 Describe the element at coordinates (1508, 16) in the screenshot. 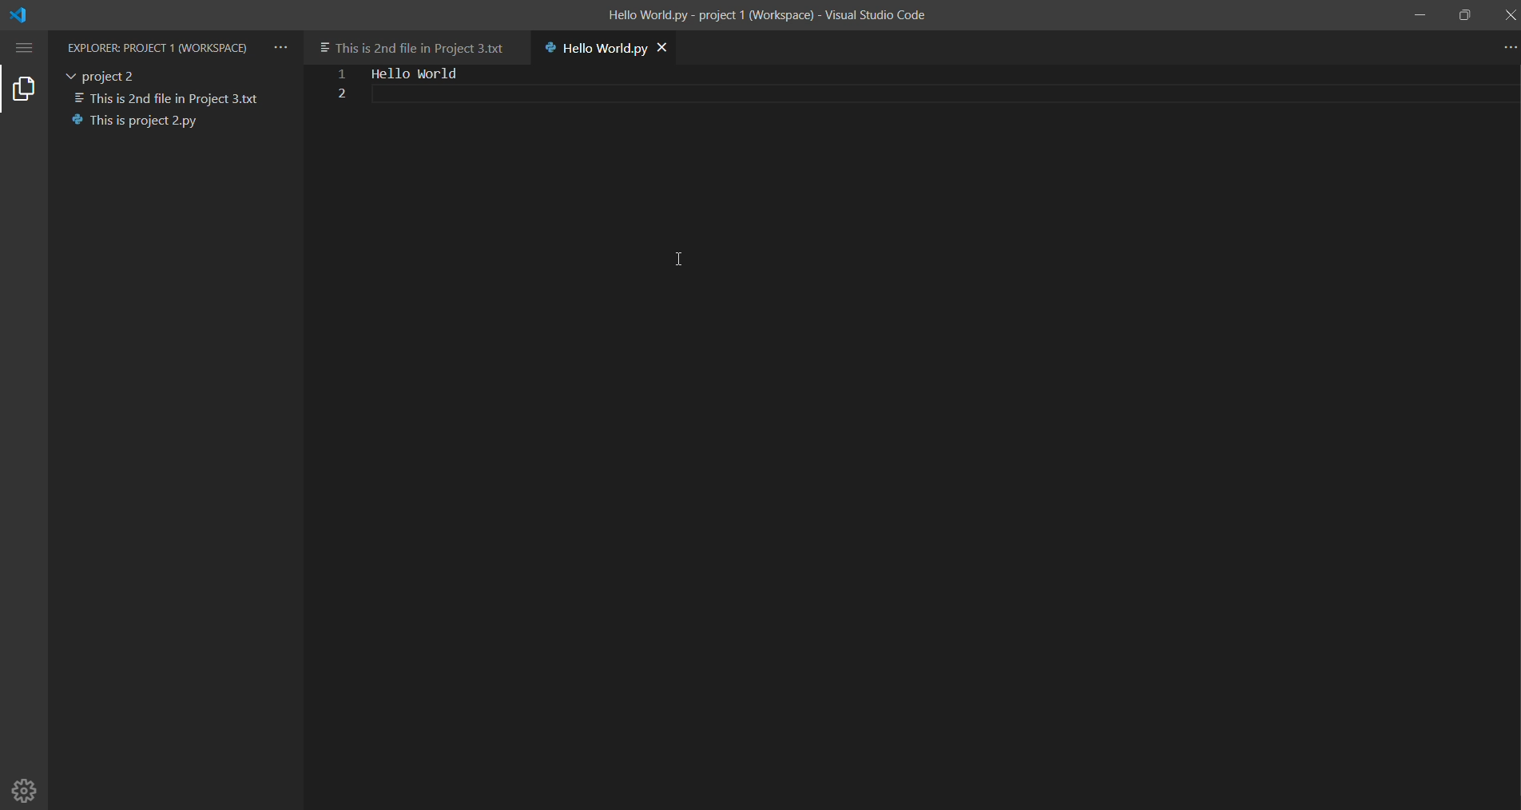

I see `close` at that location.